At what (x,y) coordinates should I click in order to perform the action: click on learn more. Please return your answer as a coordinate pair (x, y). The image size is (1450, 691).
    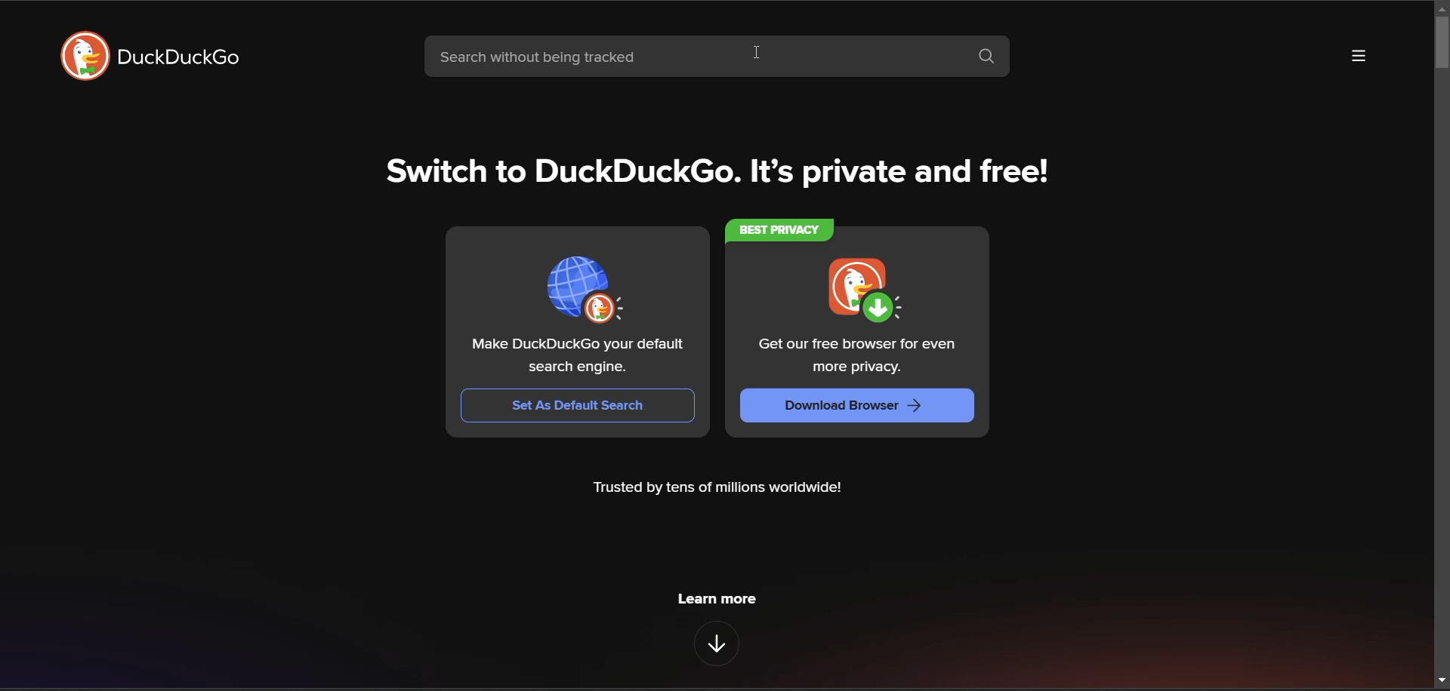
    Looking at the image, I should click on (717, 600).